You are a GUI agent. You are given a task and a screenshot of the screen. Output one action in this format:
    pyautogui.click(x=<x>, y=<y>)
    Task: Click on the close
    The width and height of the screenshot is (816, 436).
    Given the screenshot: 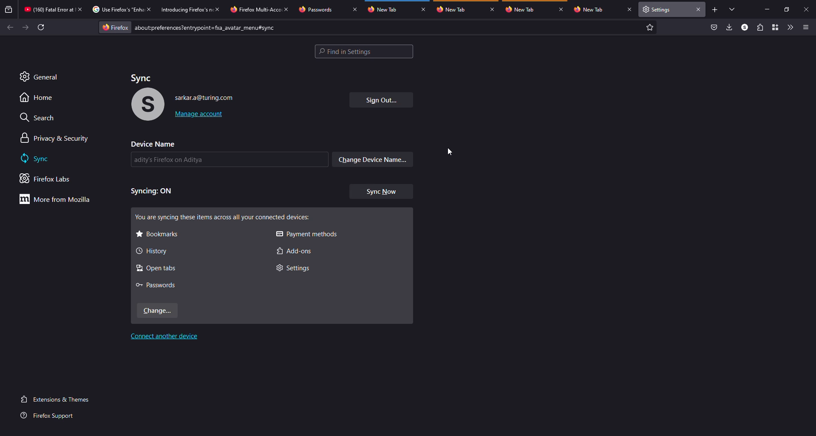 What is the action you would take?
    pyautogui.click(x=217, y=9)
    